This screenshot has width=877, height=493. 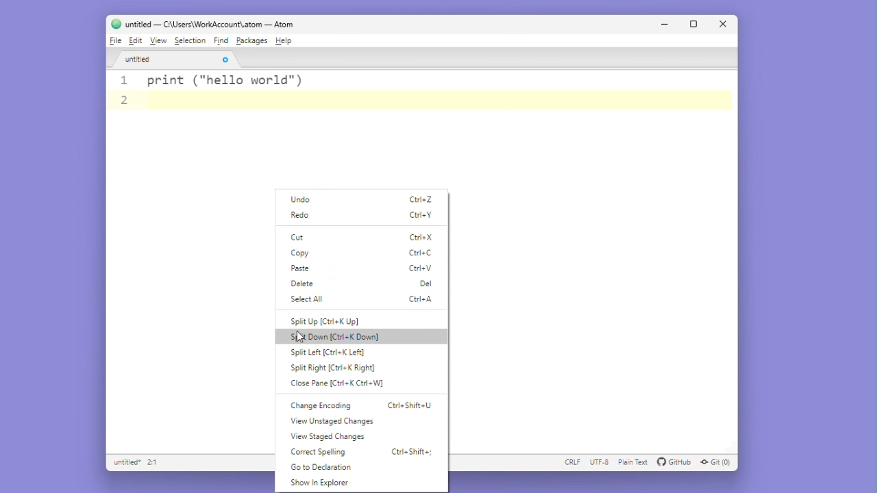 I want to click on ctrl+A, so click(x=425, y=301).